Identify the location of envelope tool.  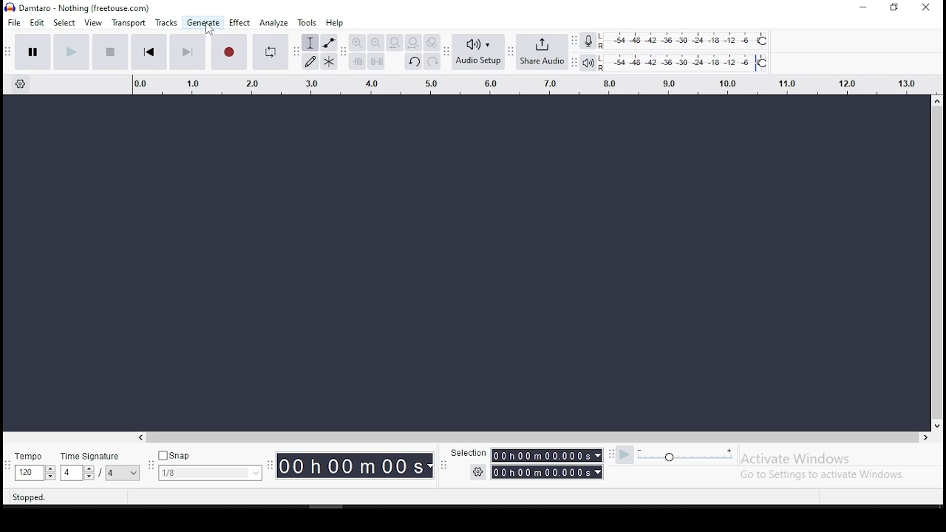
(330, 43).